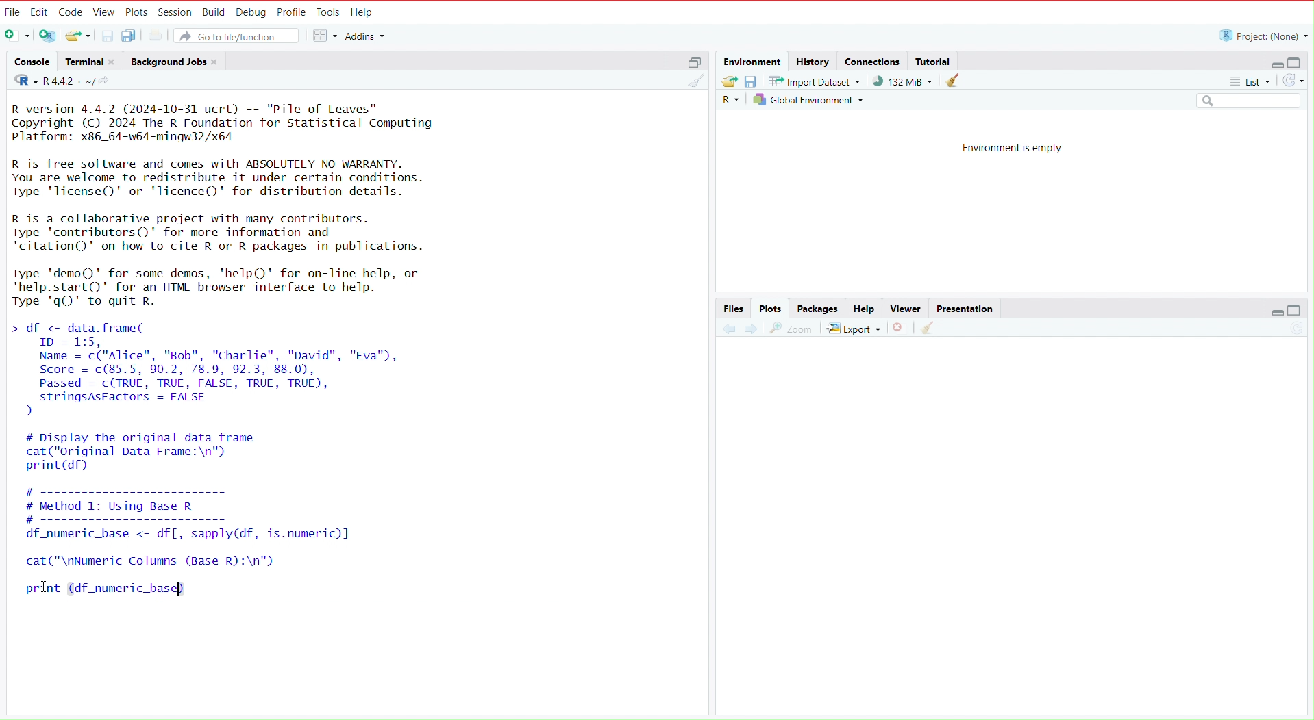 Image resolution: width=1314 pixels, height=720 pixels. Describe the element at coordinates (292, 11) in the screenshot. I see `Profile` at that location.